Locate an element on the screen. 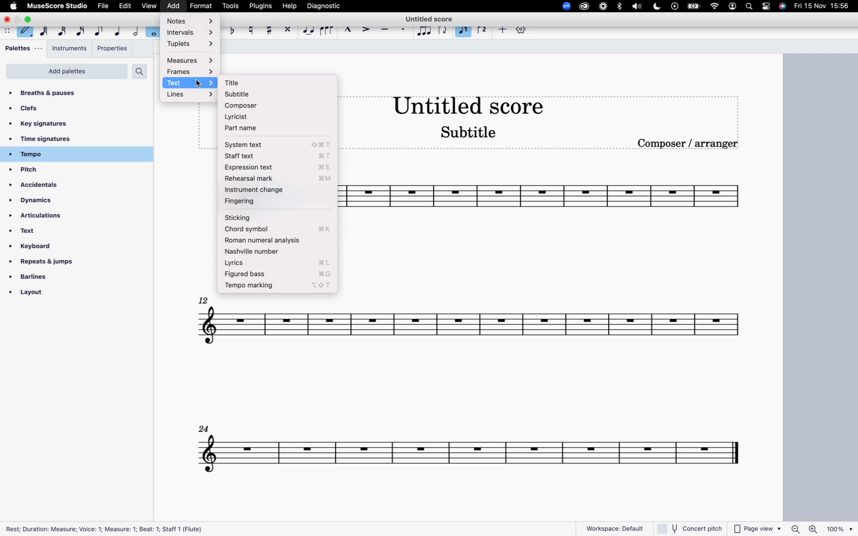  lines is located at coordinates (189, 95).